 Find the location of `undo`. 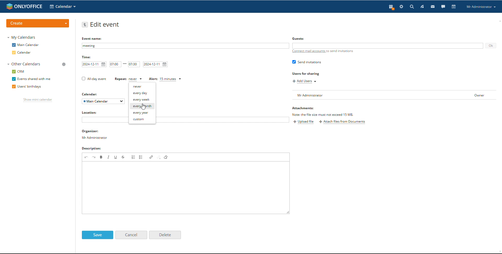

undo is located at coordinates (87, 157).